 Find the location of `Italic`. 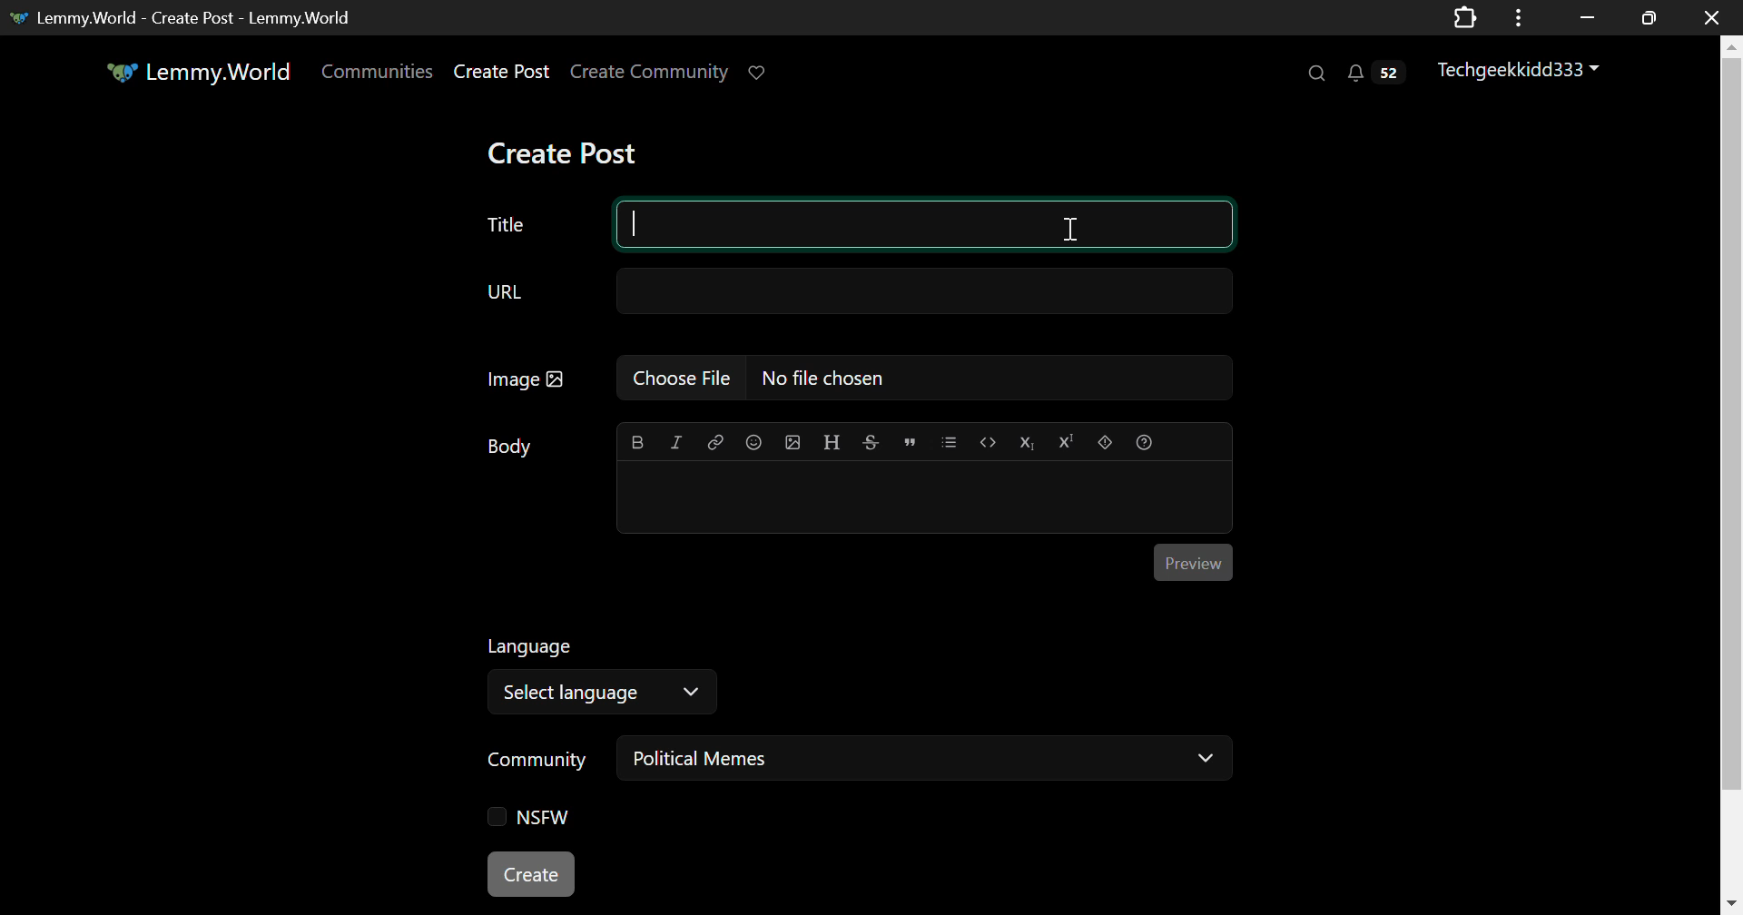

Italic is located at coordinates (675, 440).